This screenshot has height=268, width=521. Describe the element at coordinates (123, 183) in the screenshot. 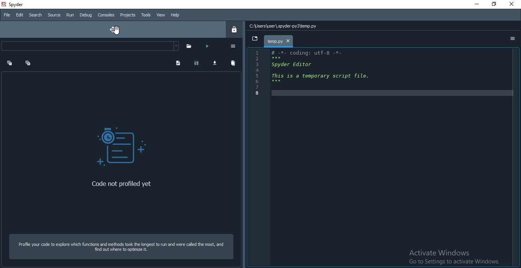

I see `Code not profiled yet` at that location.